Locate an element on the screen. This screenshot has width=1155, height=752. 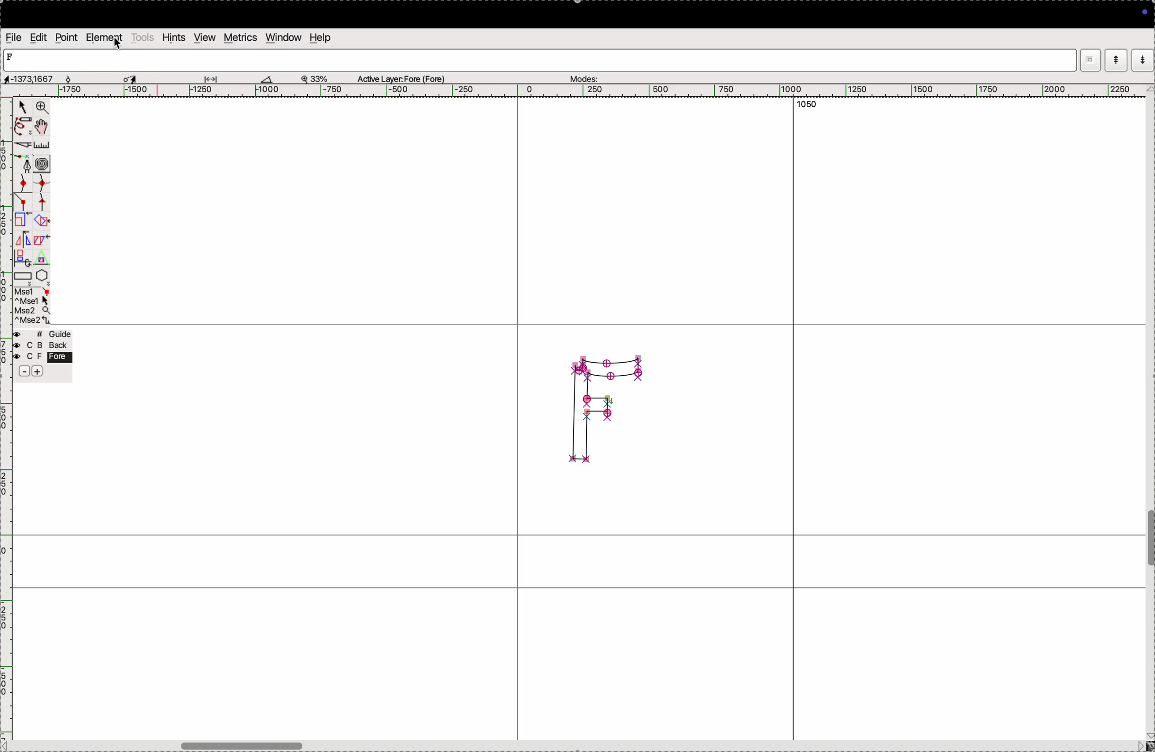
Scale the selection is located at coordinates (23, 222).